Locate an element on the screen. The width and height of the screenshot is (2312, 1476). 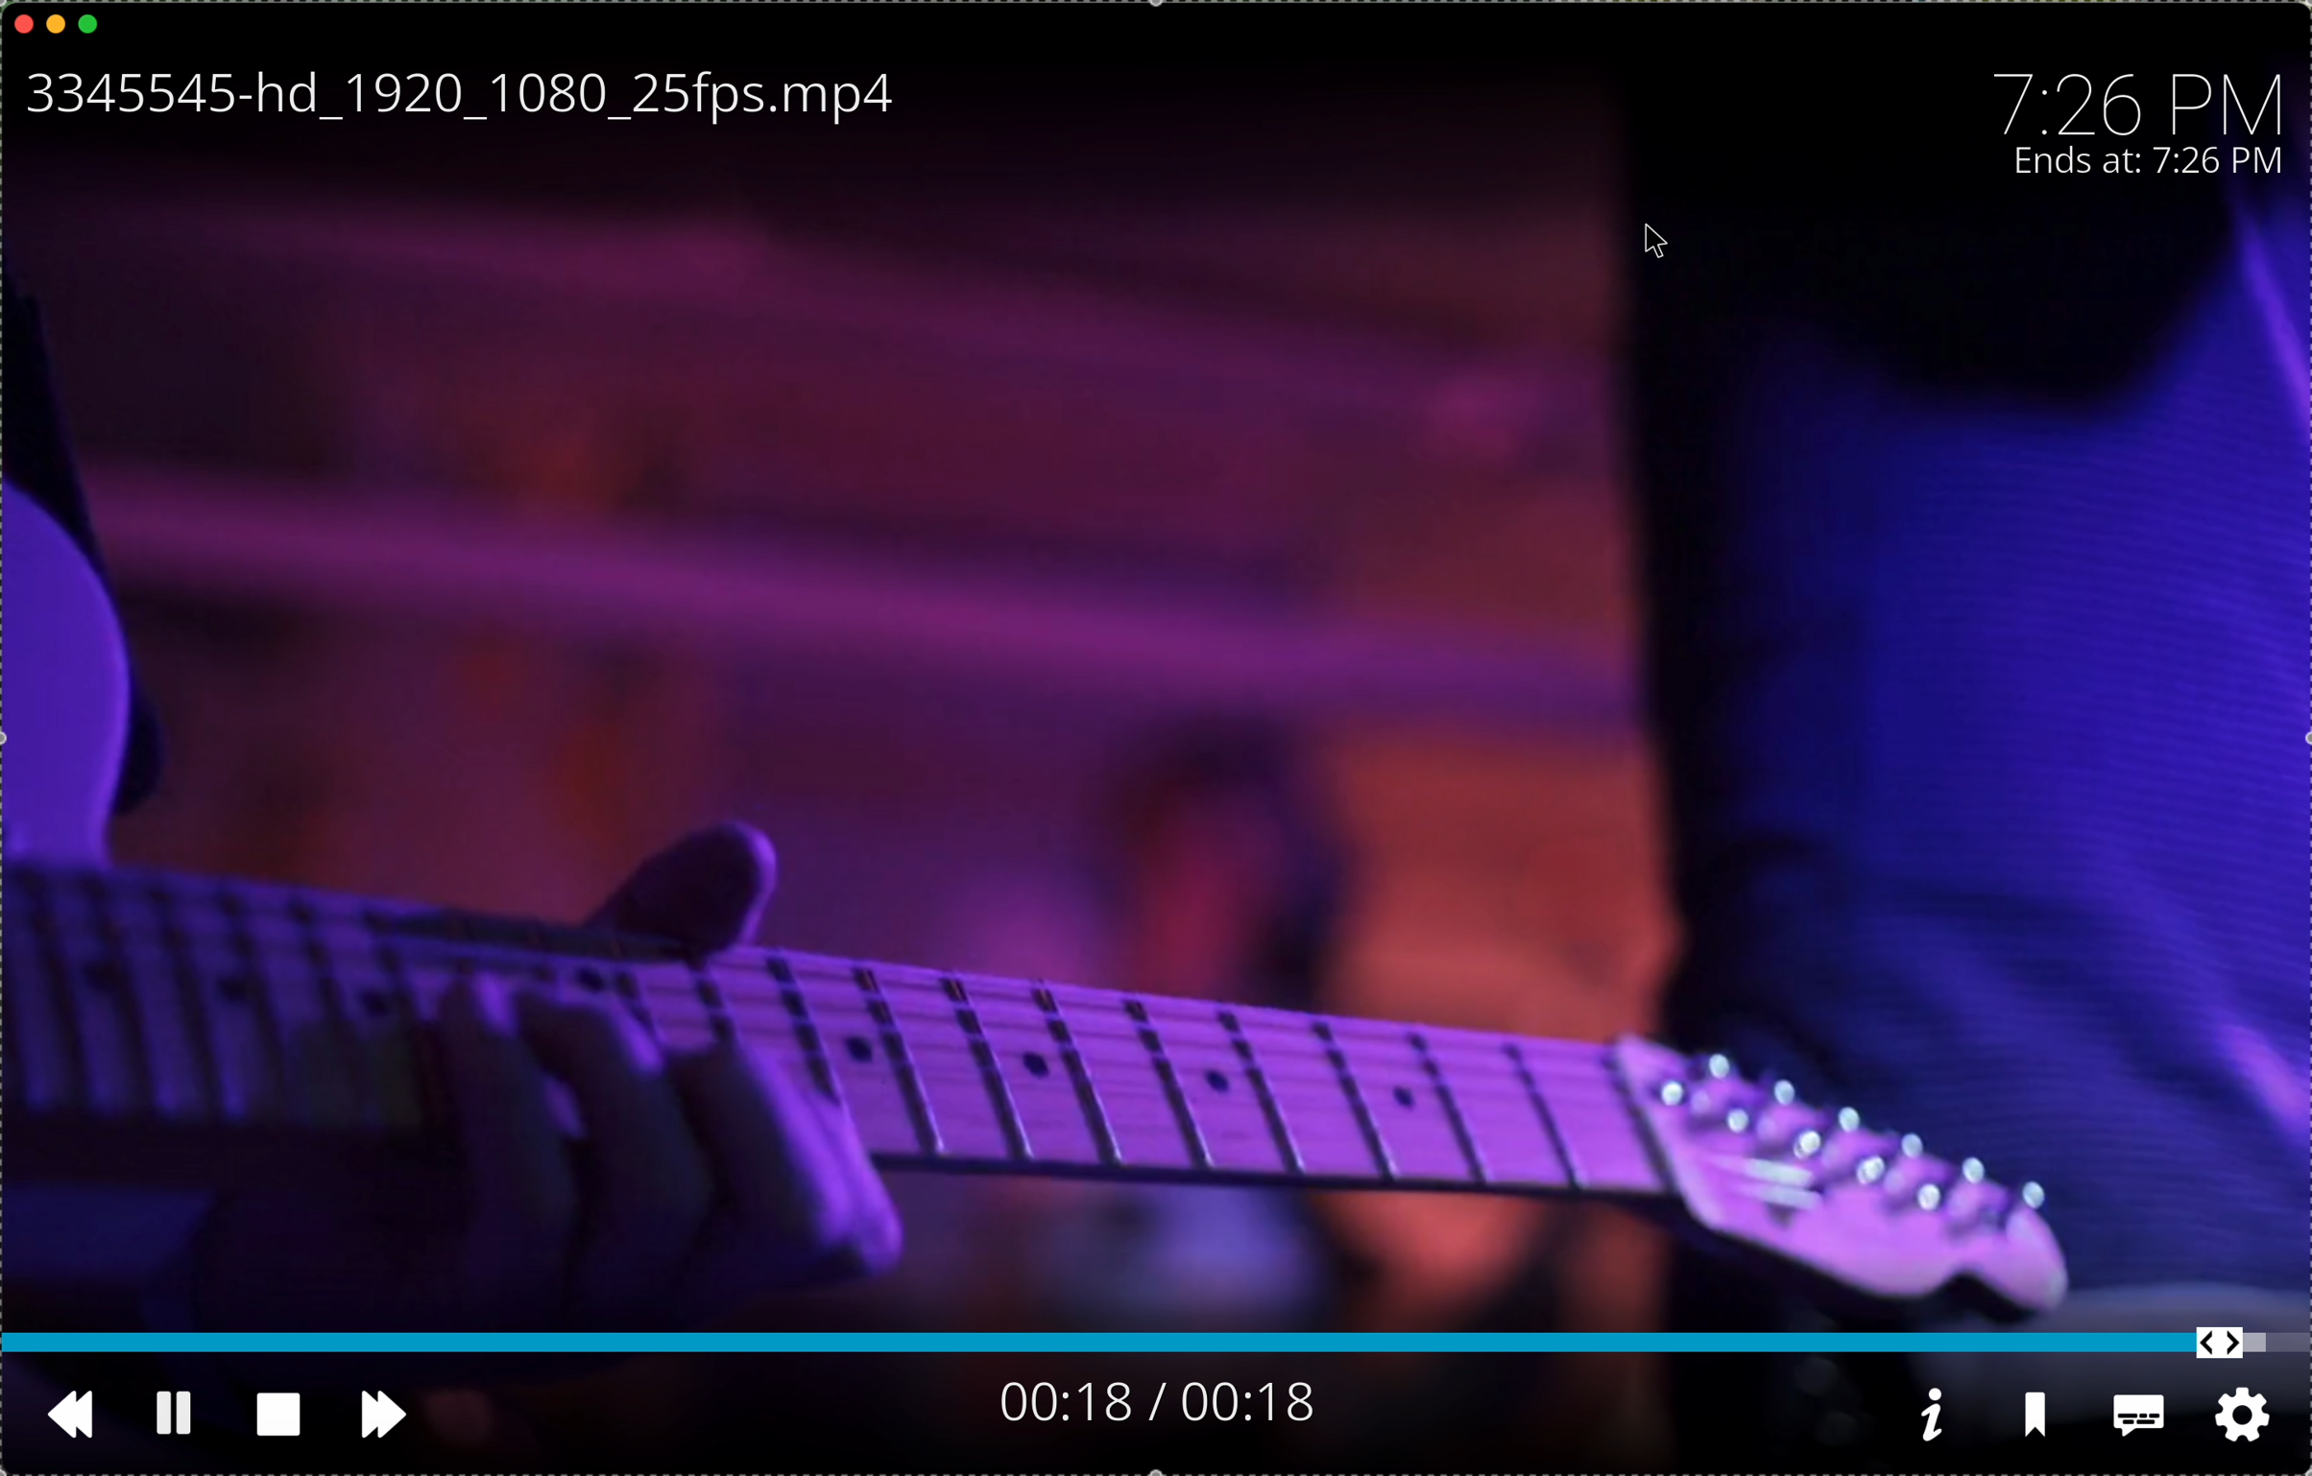
video playing is located at coordinates (1156, 802).